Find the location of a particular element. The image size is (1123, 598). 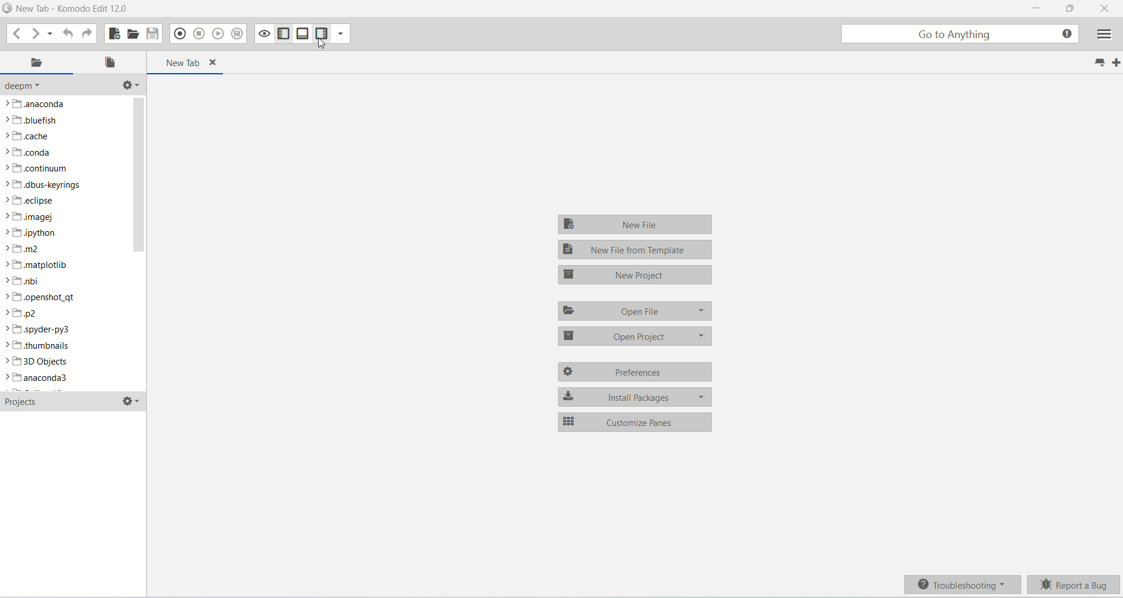

nbi is located at coordinates (22, 281).